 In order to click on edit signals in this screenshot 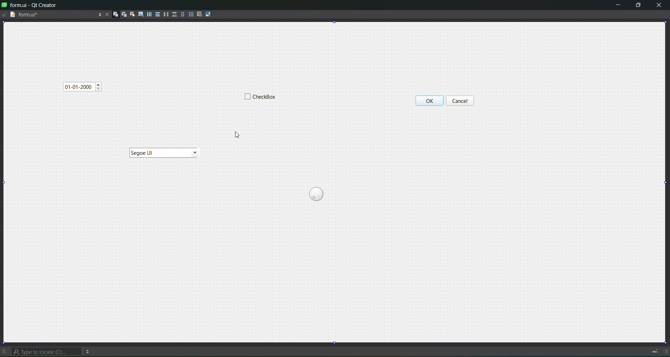, I will do `click(123, 14)`.